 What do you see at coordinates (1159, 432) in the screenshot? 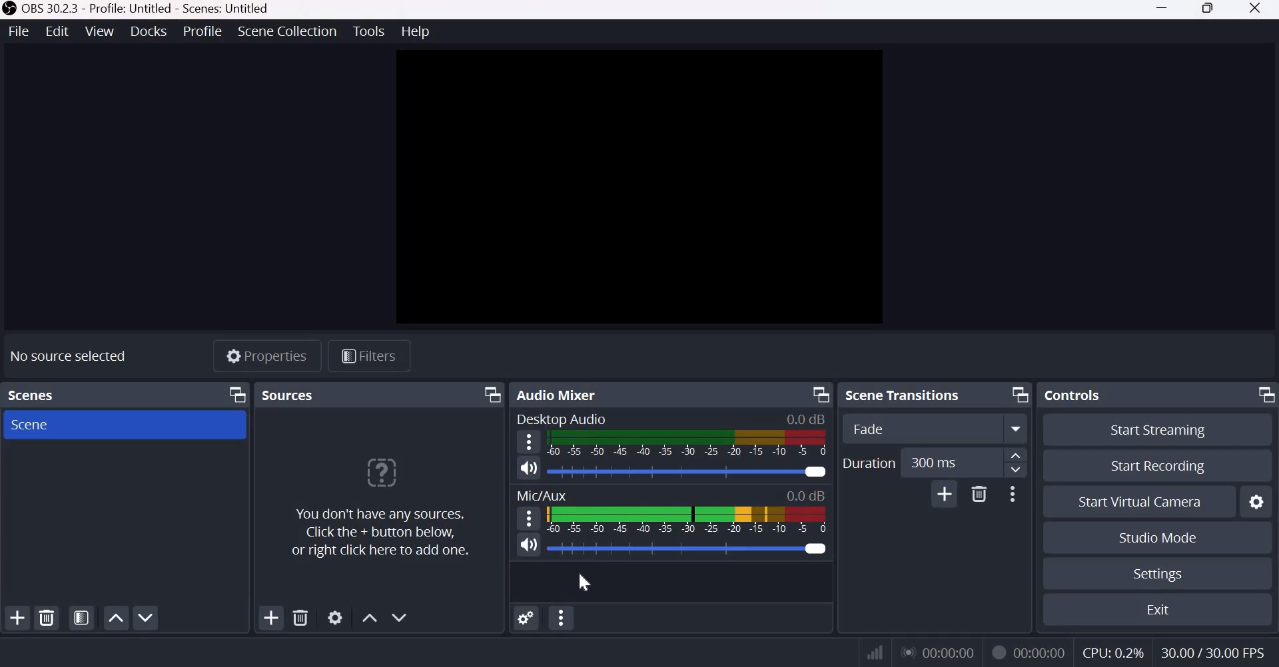
I see `Start streaming` at bounding box center [1159, 432].